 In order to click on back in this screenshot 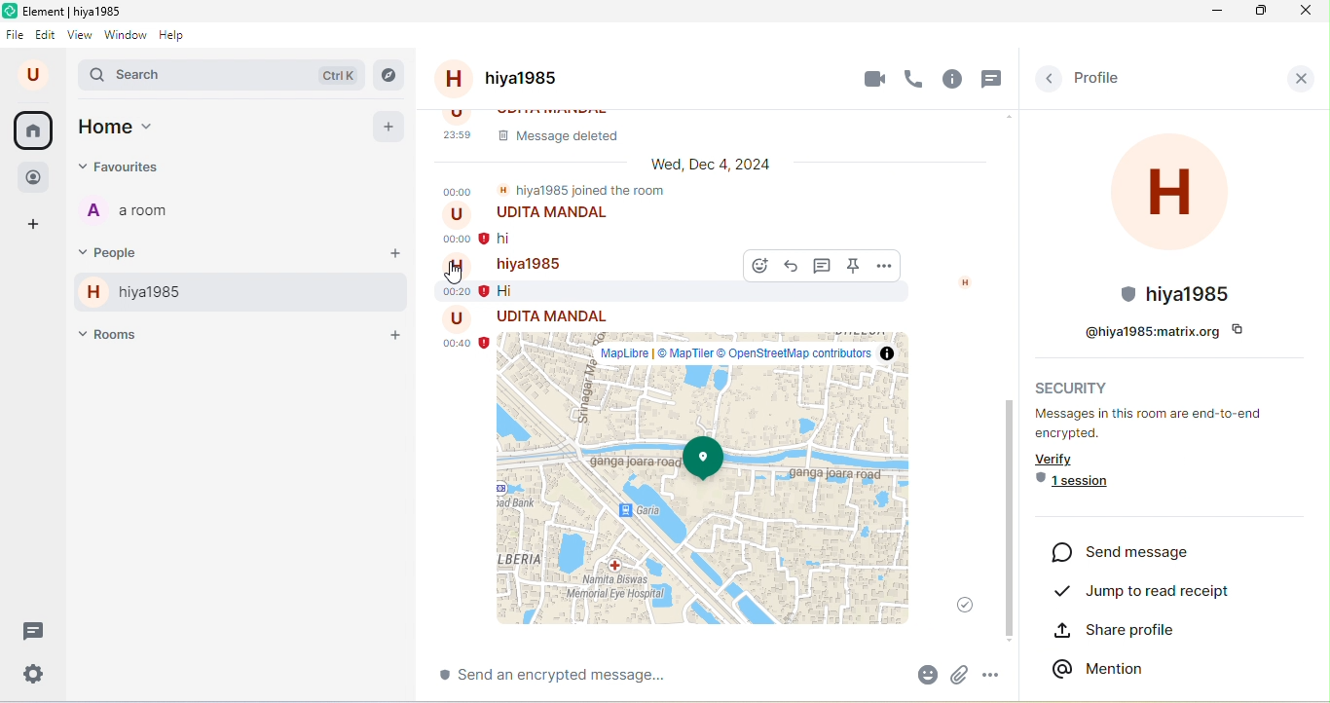, I will do `click(1050, 79)`.